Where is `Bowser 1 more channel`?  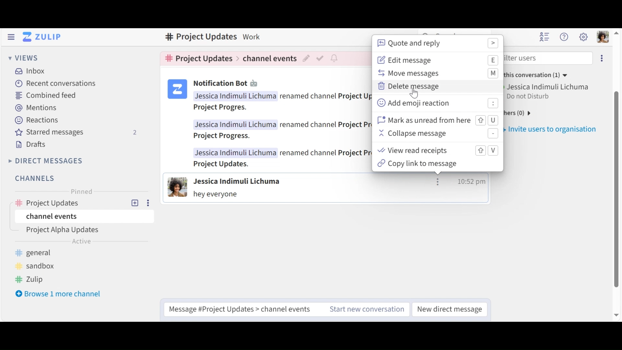
Bowser 1 more channel is located at coordinates (62, 295).